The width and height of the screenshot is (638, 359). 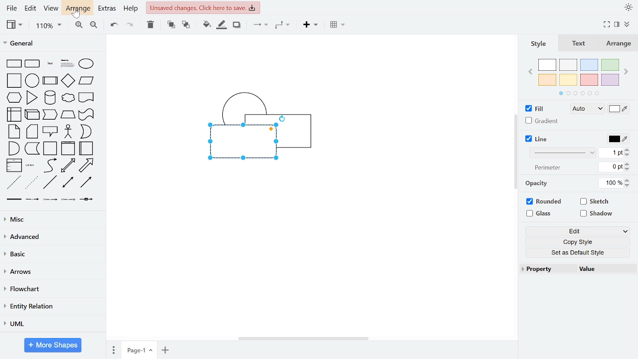 I want to click on arrows, so click(x=52, y=272).